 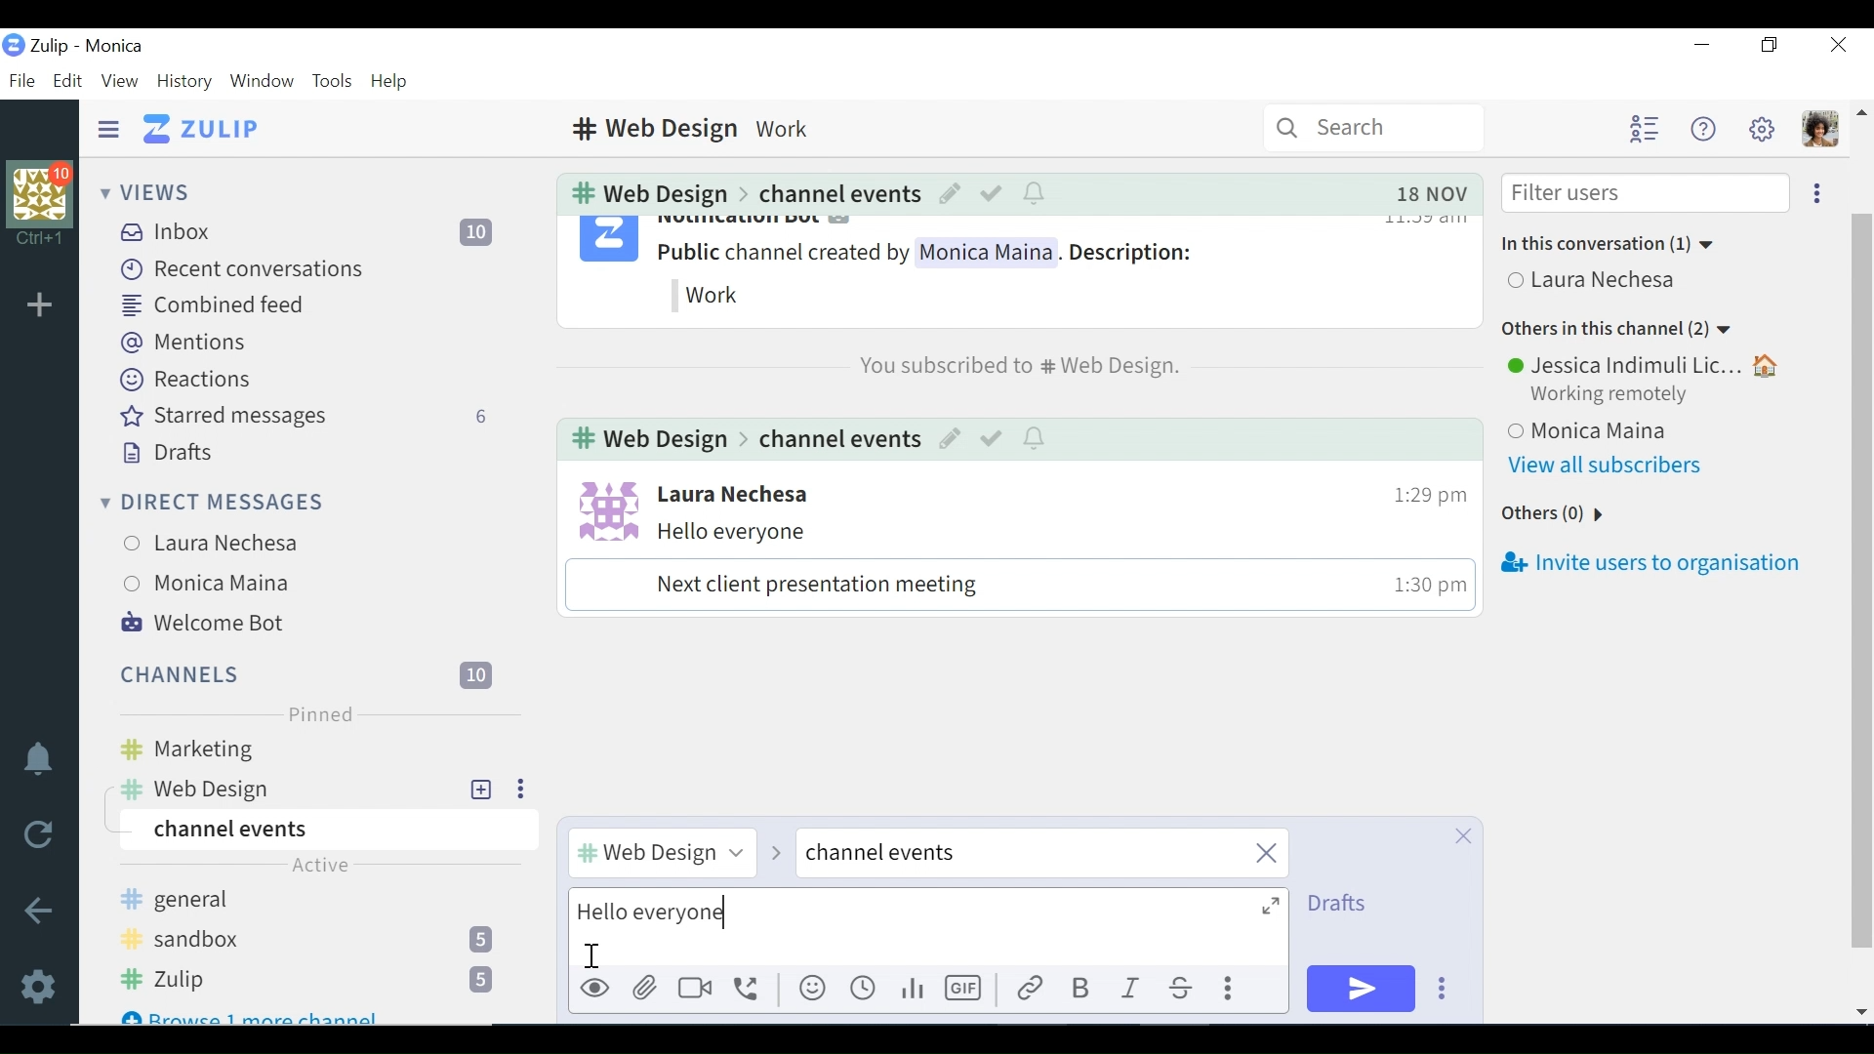 What do you see at coordinates (324, 831) in the screenshot?
I see `Channel events` at bounding box center [324, 831].